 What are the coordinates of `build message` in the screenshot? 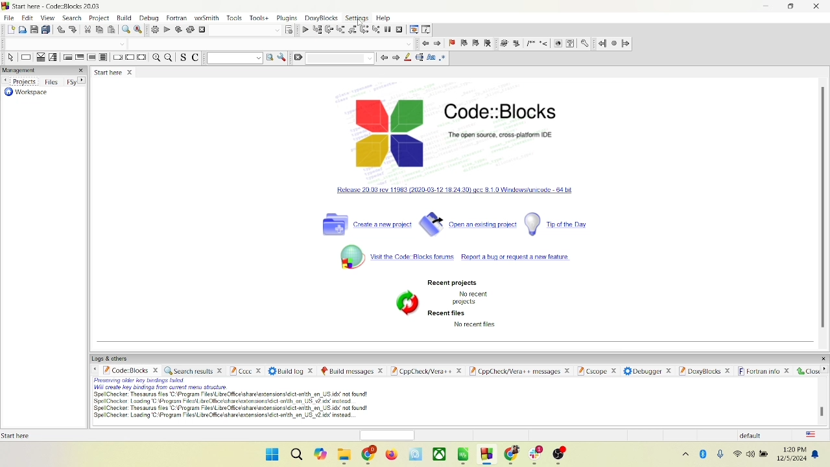 It's located at (351, 370).